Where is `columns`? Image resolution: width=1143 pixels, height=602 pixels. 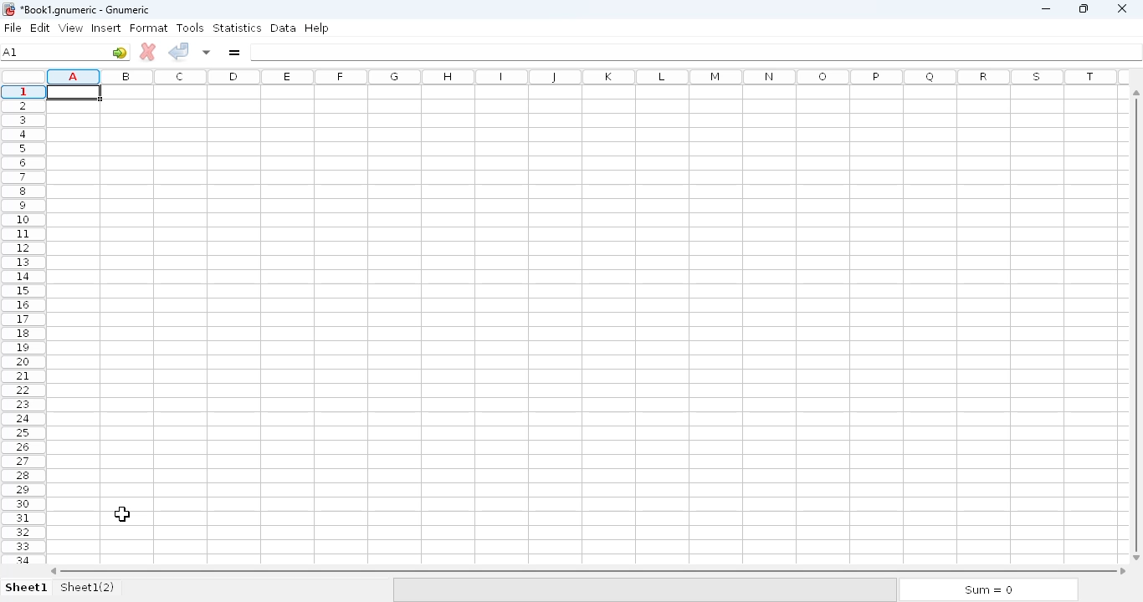
columns is located at coordinates (588, 76).